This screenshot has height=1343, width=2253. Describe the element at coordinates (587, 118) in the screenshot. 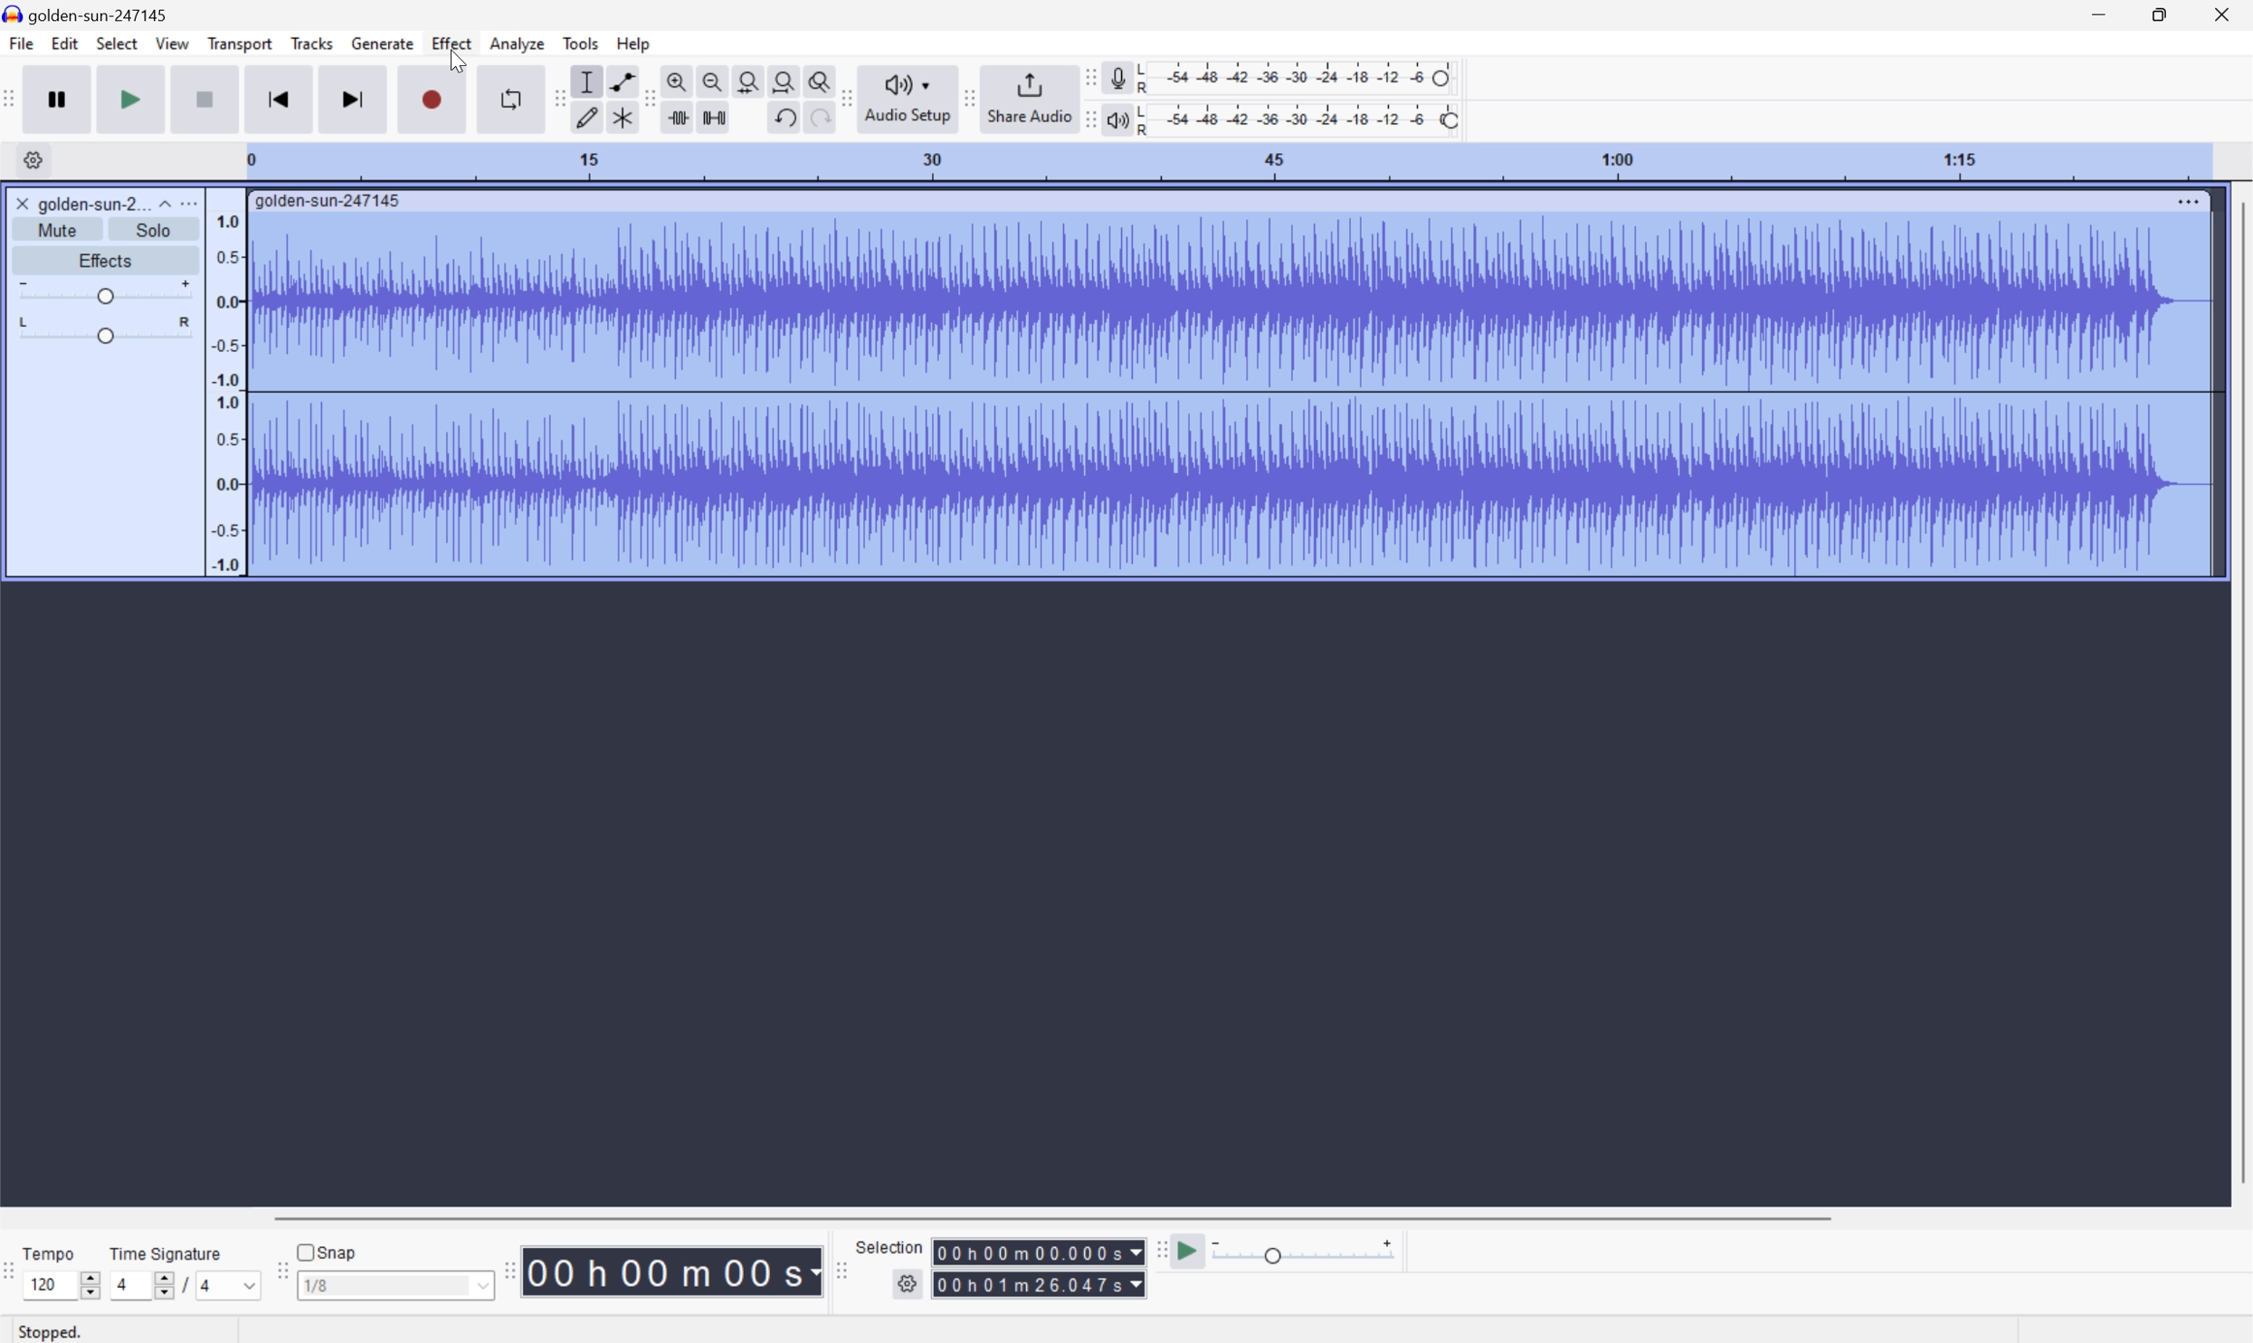

I see `Draw tool` at that location.